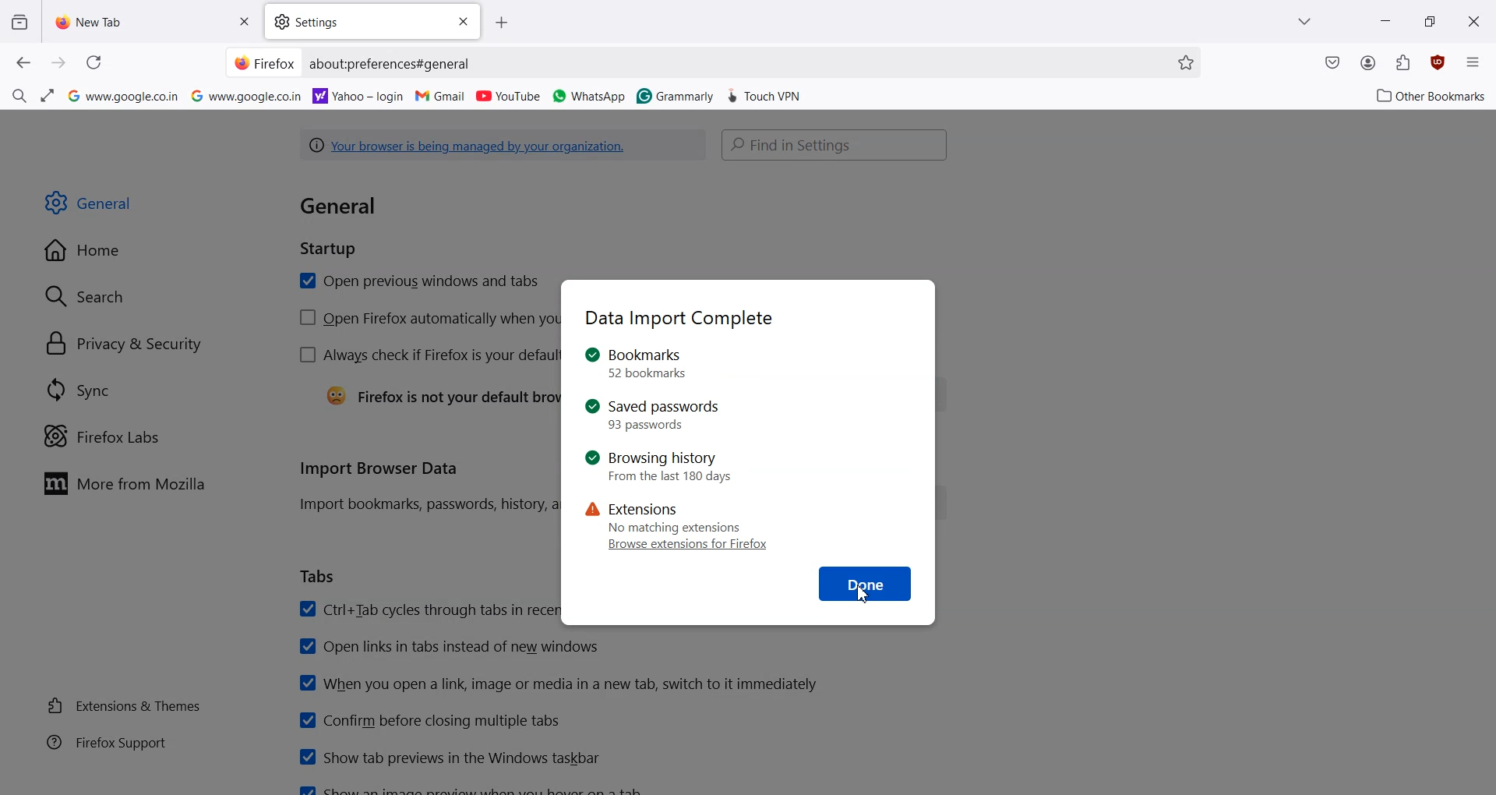 The height and width of the screenshot is (795, 1496). I want to click on Sync, so click(79, 390).